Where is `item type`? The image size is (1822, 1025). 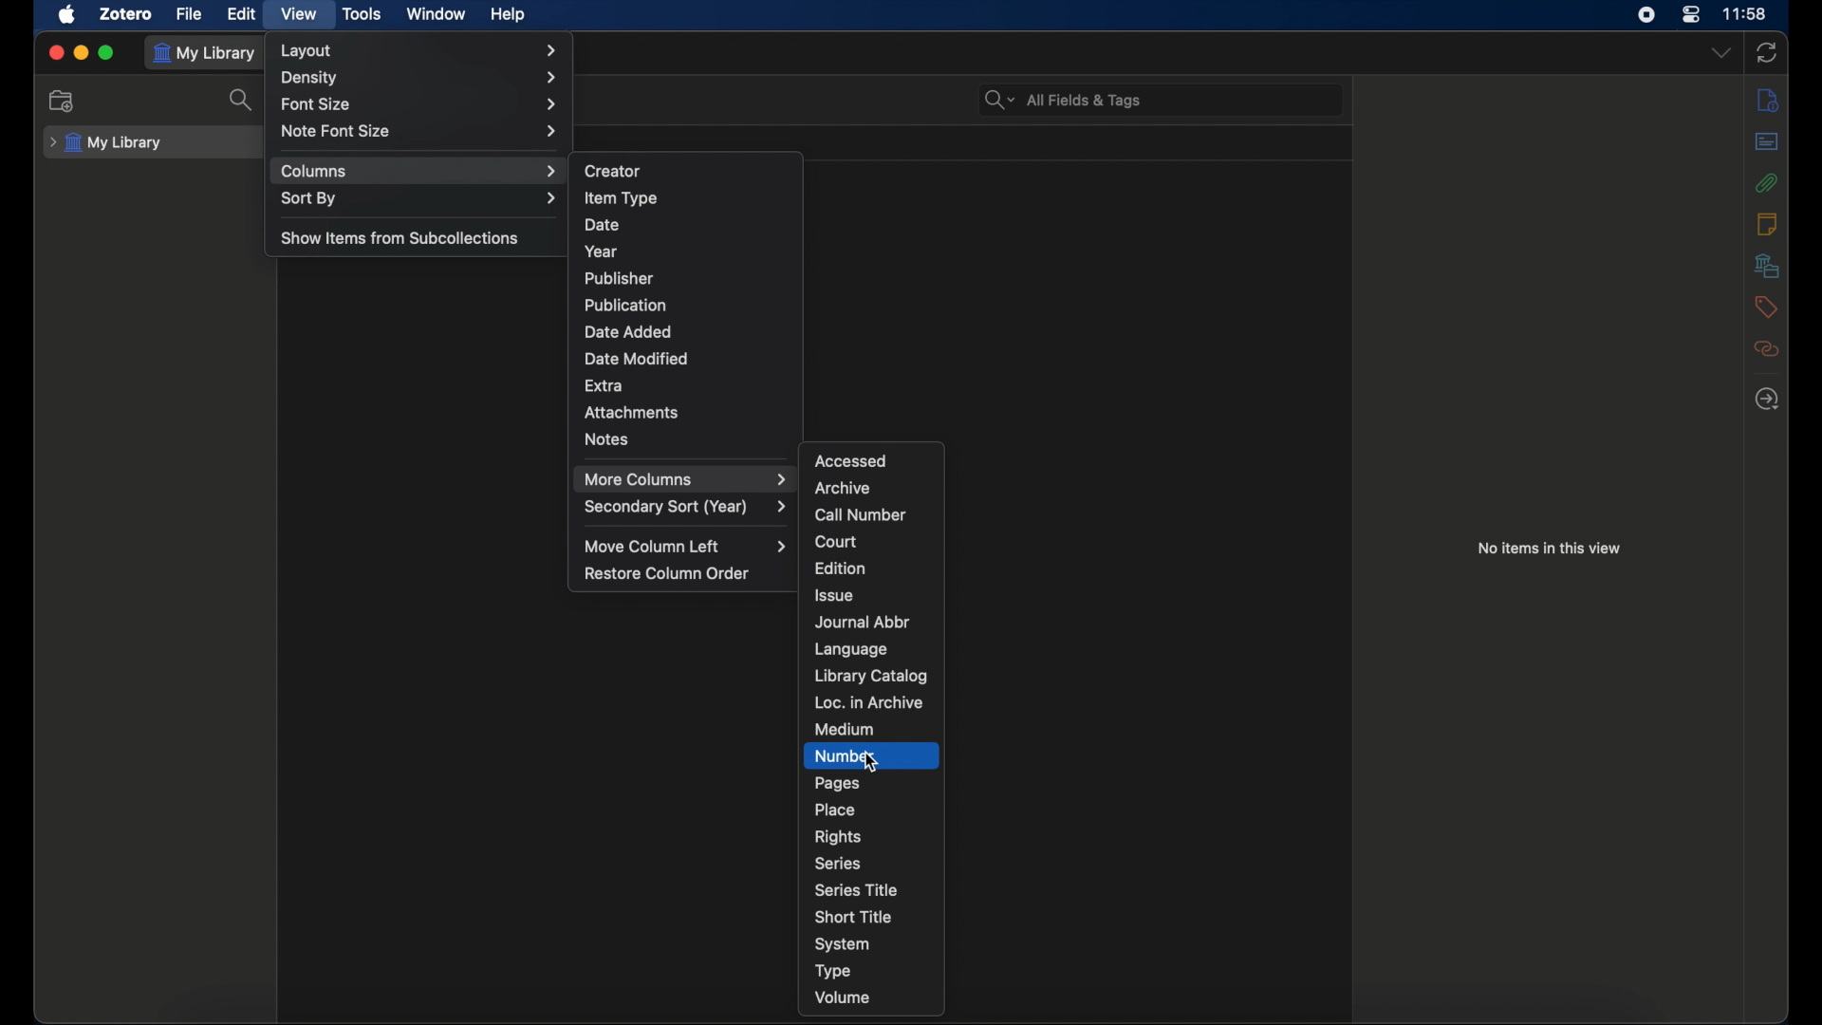 item type is located at coordinates (622, 197).